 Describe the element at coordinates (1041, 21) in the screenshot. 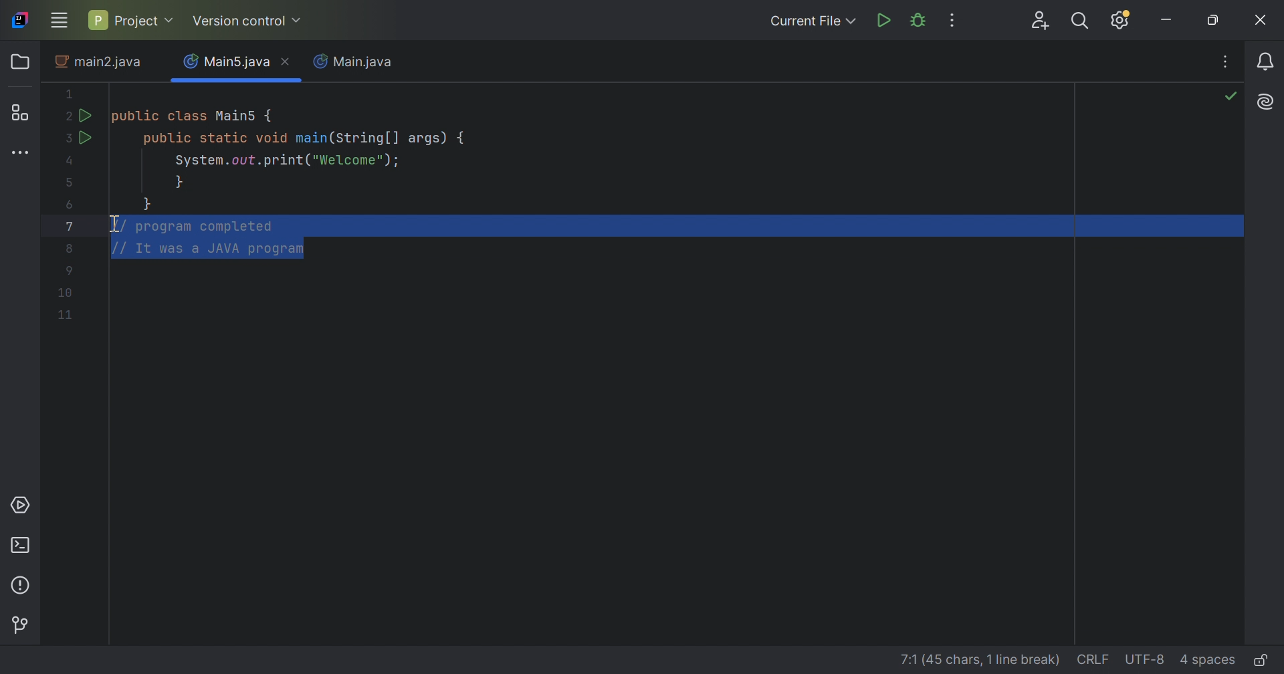

I see `Code with me` at that location.